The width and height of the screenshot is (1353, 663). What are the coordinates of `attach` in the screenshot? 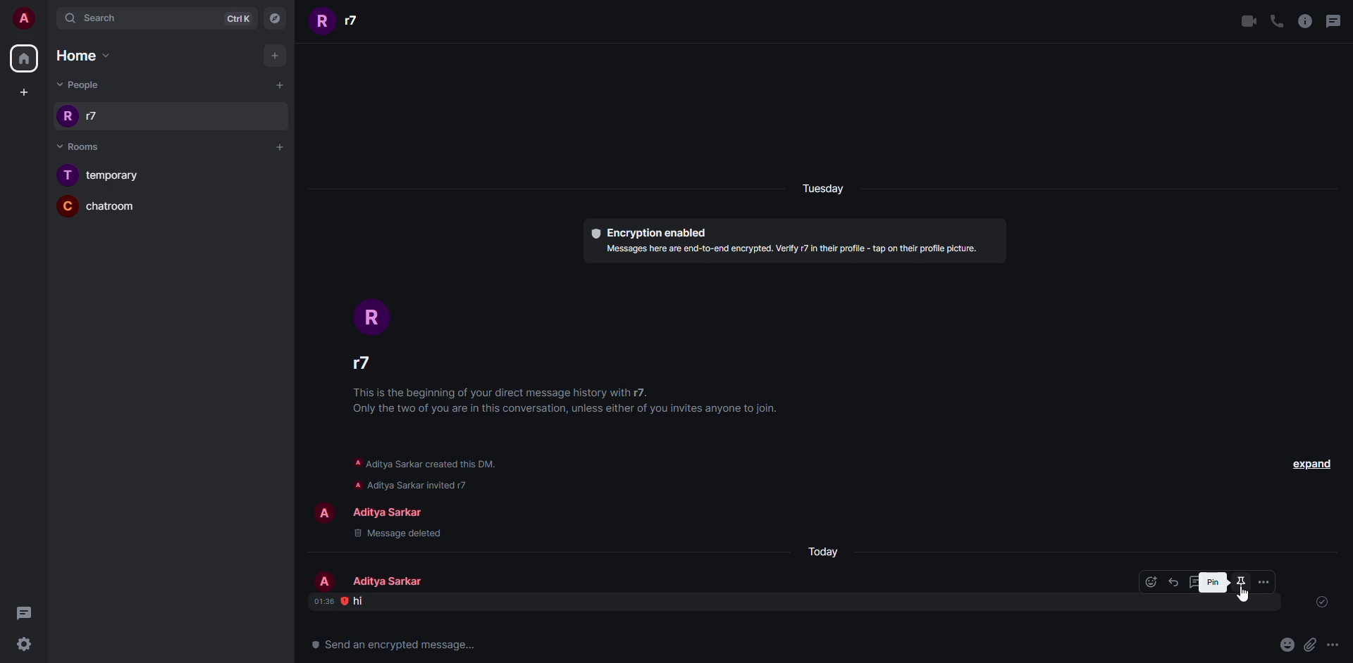 It's located at (1309, 644).